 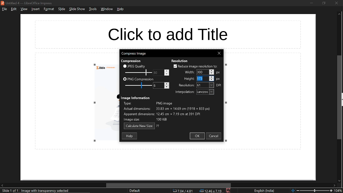 What do you see at coordinates (265, 191) in the screenshot?
I see `language` at bounding box center [265, 191].